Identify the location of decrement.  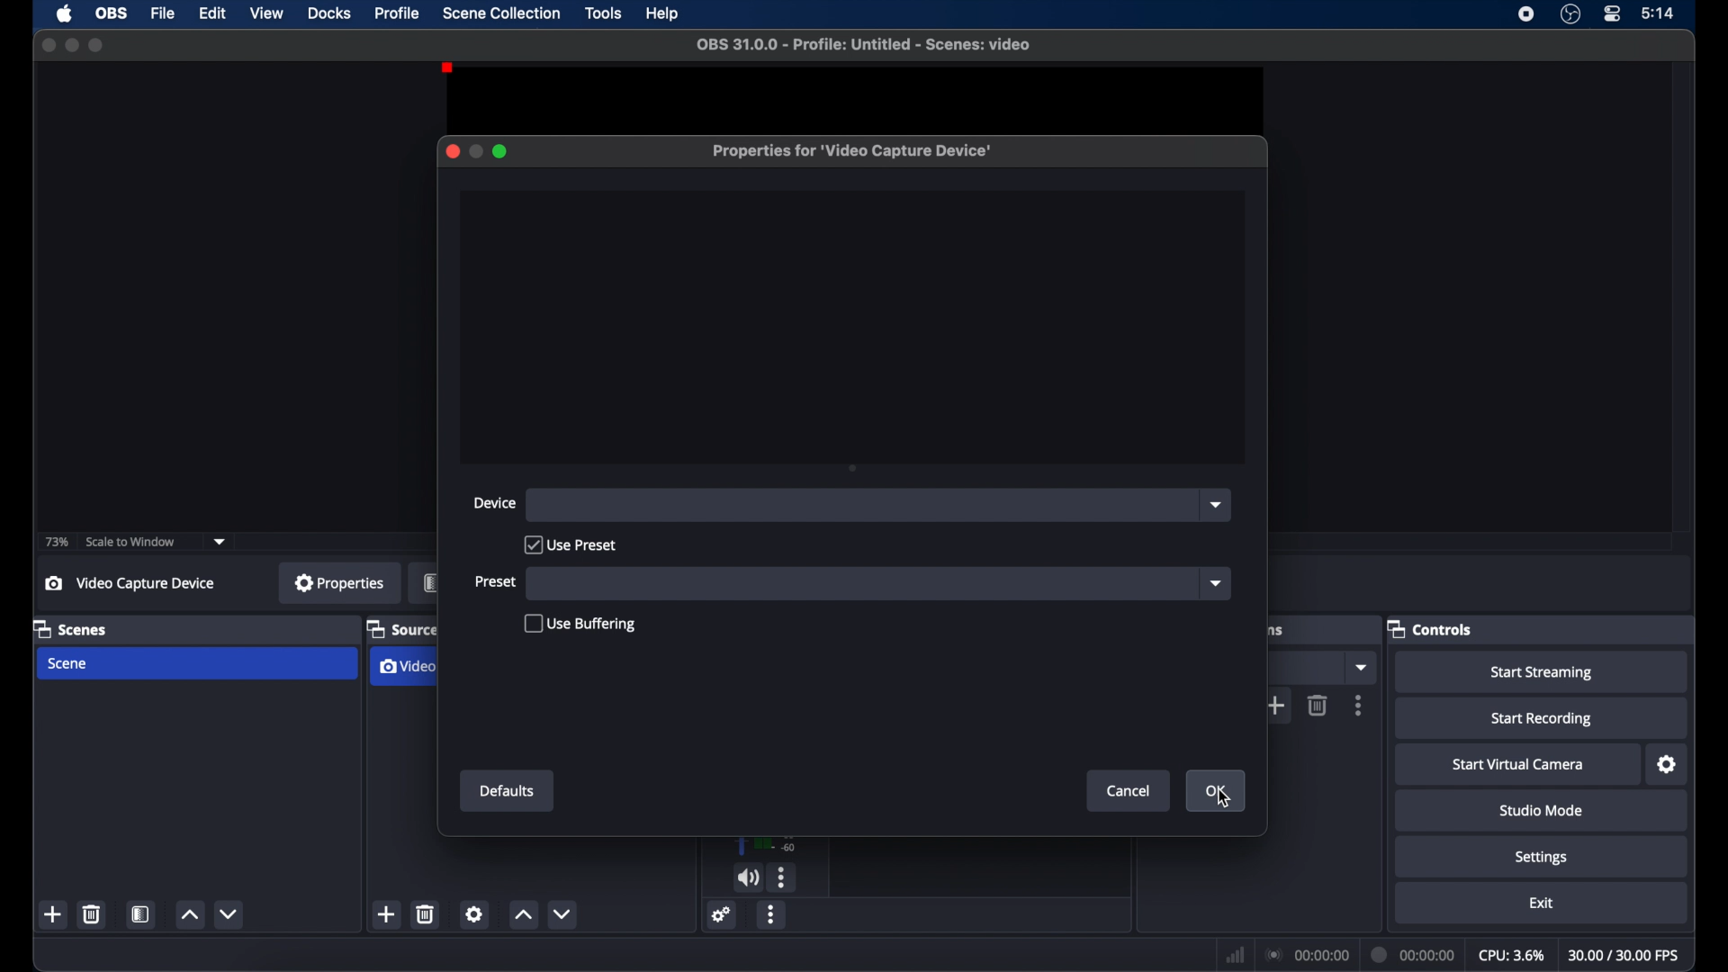
(562, 914).